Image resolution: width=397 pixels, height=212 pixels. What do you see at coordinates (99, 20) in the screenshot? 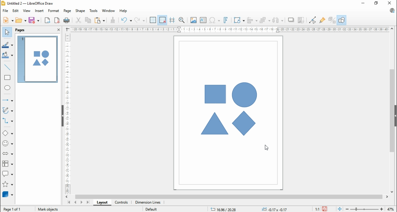
I see `paste` at bounding box center [99, 20].